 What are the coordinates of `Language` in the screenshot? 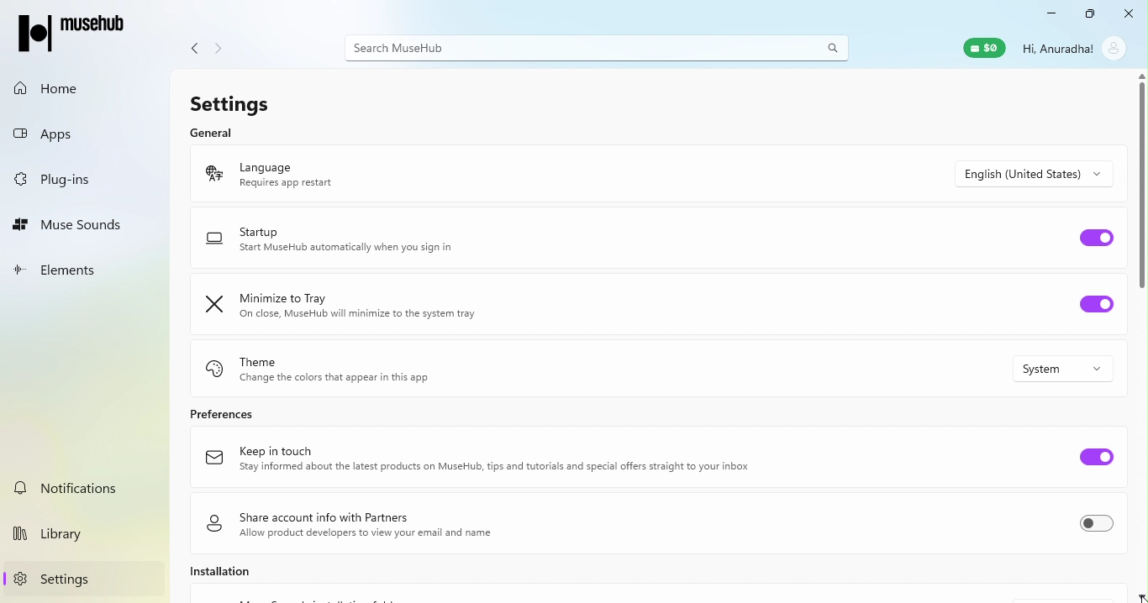 It's located at (334, 172).